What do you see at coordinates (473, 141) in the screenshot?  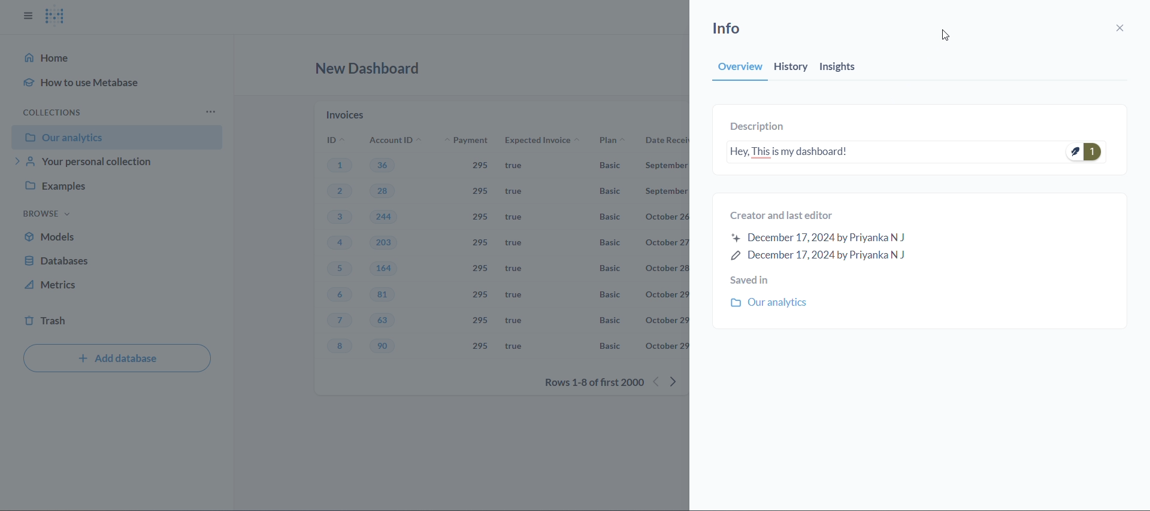 I see `payment` at bounding box center [473, 141].